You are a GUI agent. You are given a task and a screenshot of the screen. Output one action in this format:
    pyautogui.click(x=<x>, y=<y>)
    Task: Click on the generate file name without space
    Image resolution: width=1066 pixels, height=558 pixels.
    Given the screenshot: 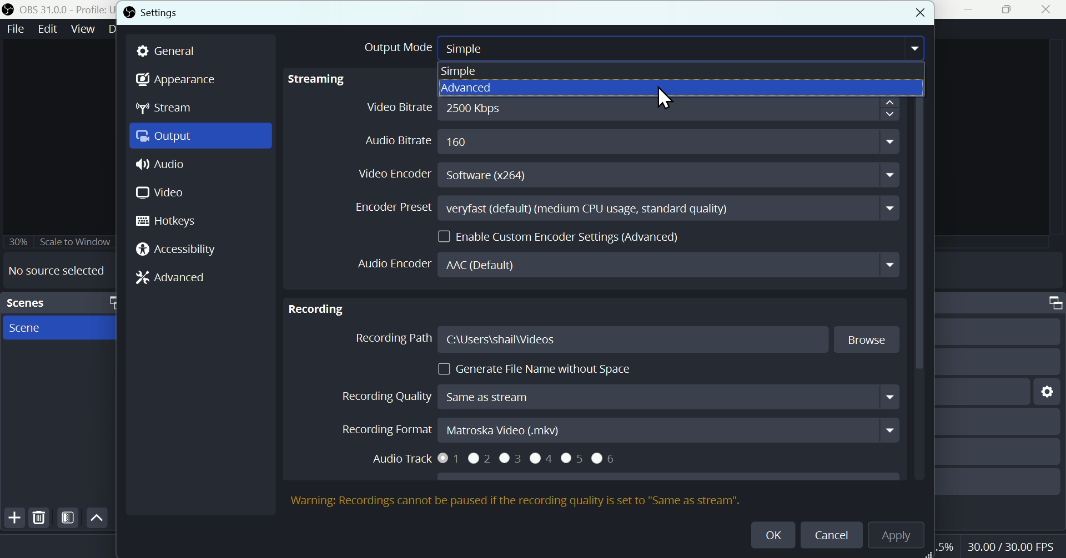 What is the action you would take?
    pyautogui.click(x=530, y=366)
    